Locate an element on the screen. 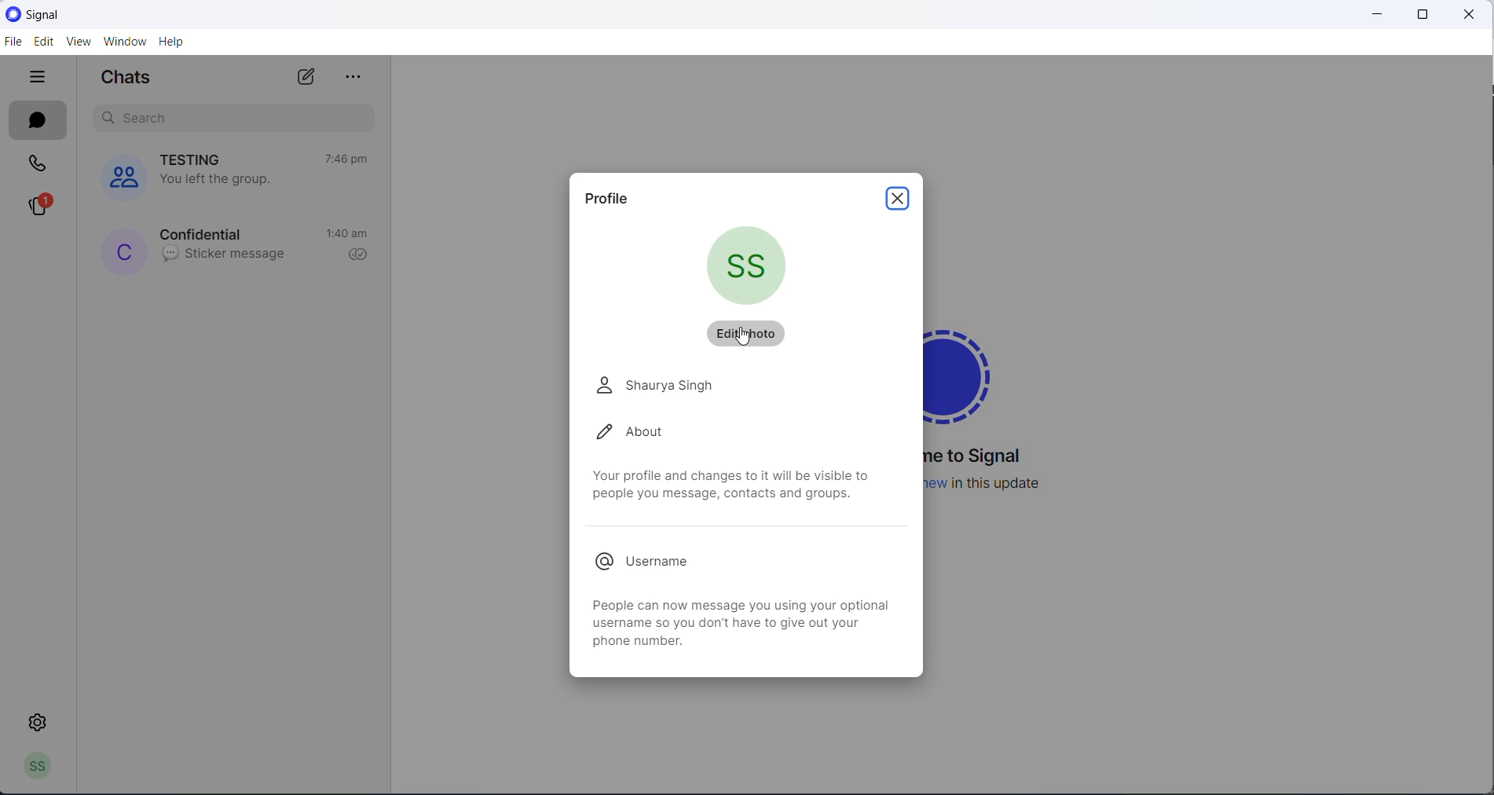 This screenshot has width=1494, height=795. EDIT is located at coordinates (42, 42).